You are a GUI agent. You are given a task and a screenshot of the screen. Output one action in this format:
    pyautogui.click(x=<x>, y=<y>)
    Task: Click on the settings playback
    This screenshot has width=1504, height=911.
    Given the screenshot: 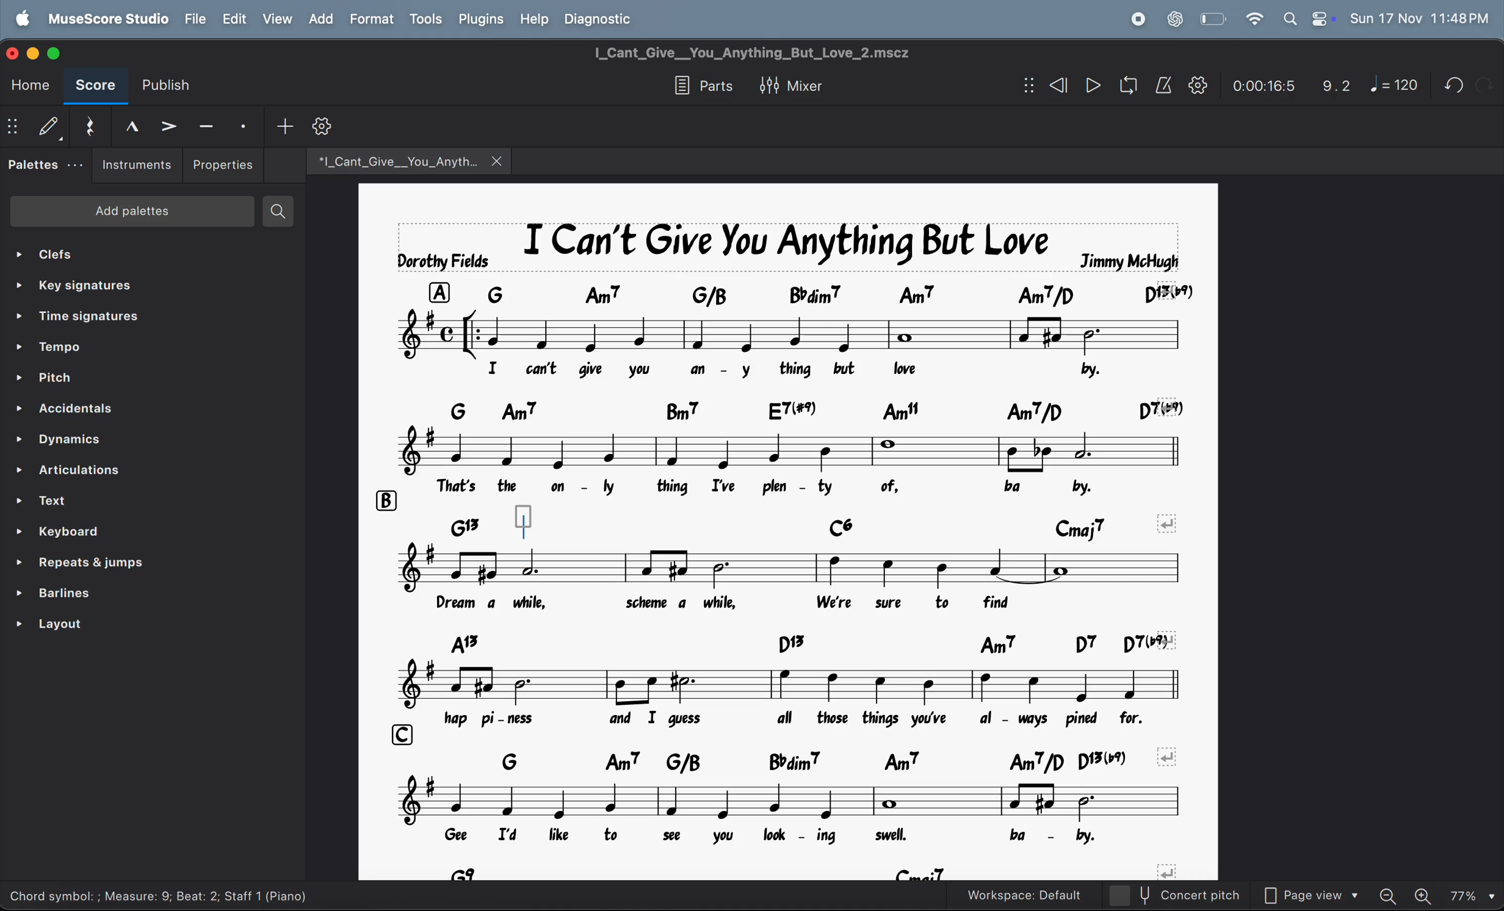 What is the action you would take?
    pyautogui.click(x=1199, y=85)
    